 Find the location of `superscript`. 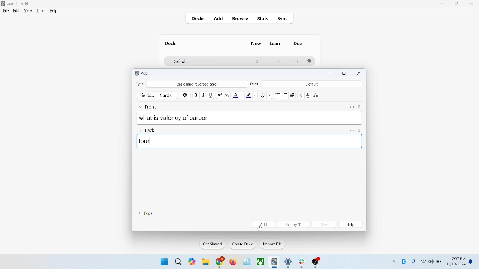

superscript is located at coordinates (219, 94).